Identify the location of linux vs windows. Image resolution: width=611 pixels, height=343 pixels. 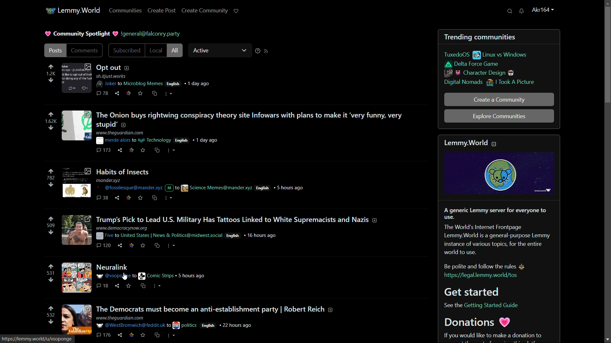
(502, 55).